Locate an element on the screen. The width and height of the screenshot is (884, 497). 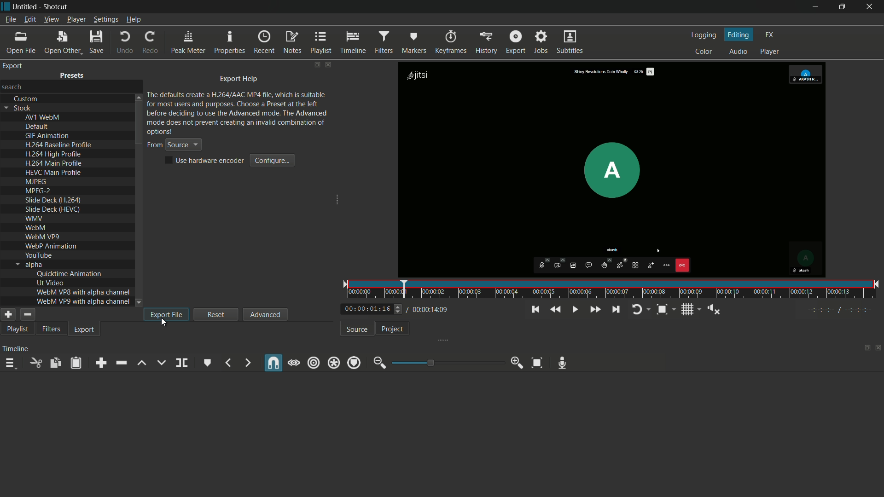
markers is located at coordinates (414, 43).